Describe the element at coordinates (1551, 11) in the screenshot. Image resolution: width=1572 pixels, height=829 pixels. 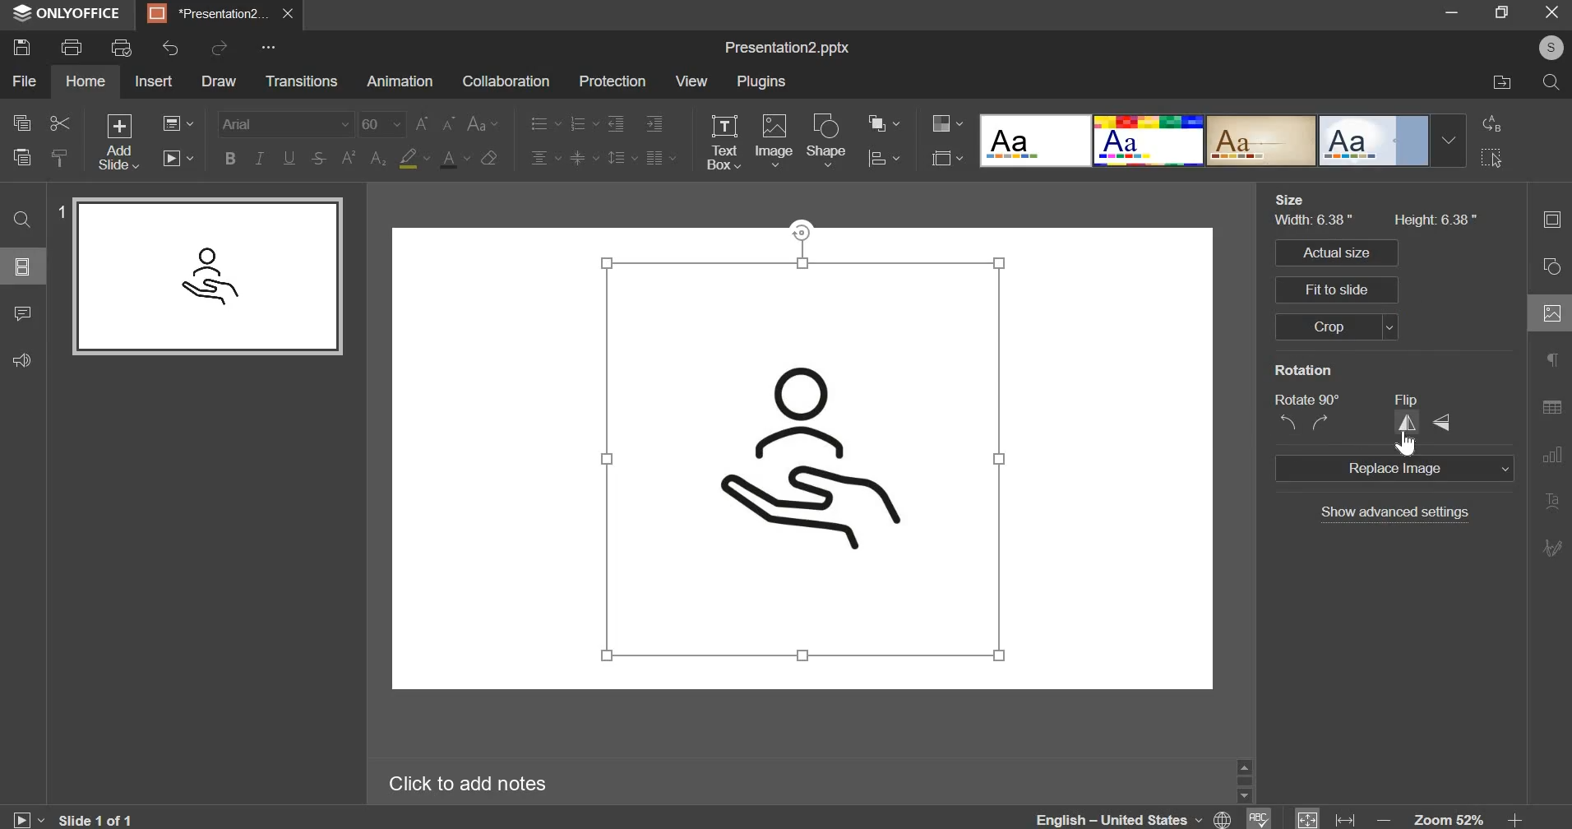
I see `exit` at that location.